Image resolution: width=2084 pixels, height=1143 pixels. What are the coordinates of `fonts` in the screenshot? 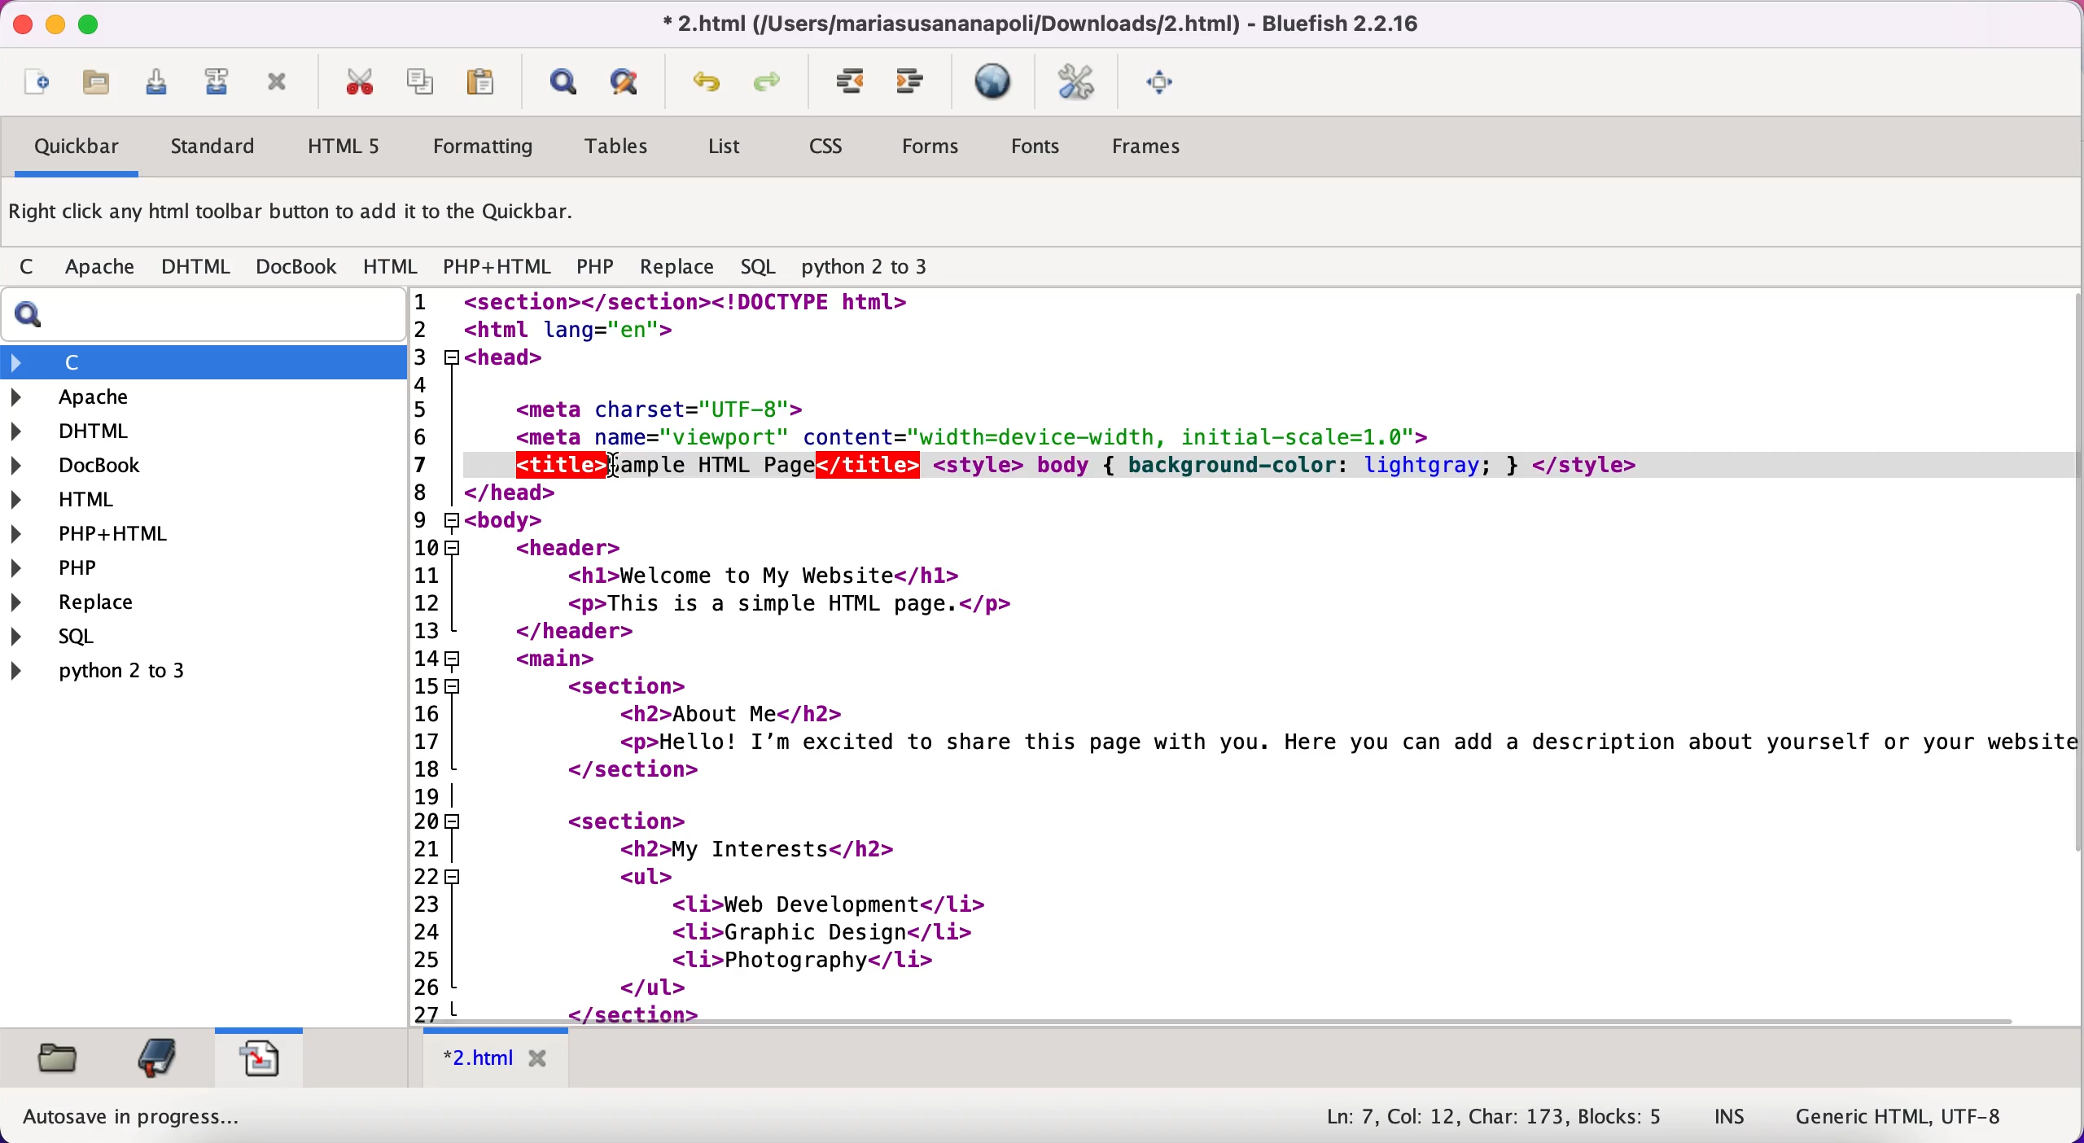 It's located at (1035, 149).